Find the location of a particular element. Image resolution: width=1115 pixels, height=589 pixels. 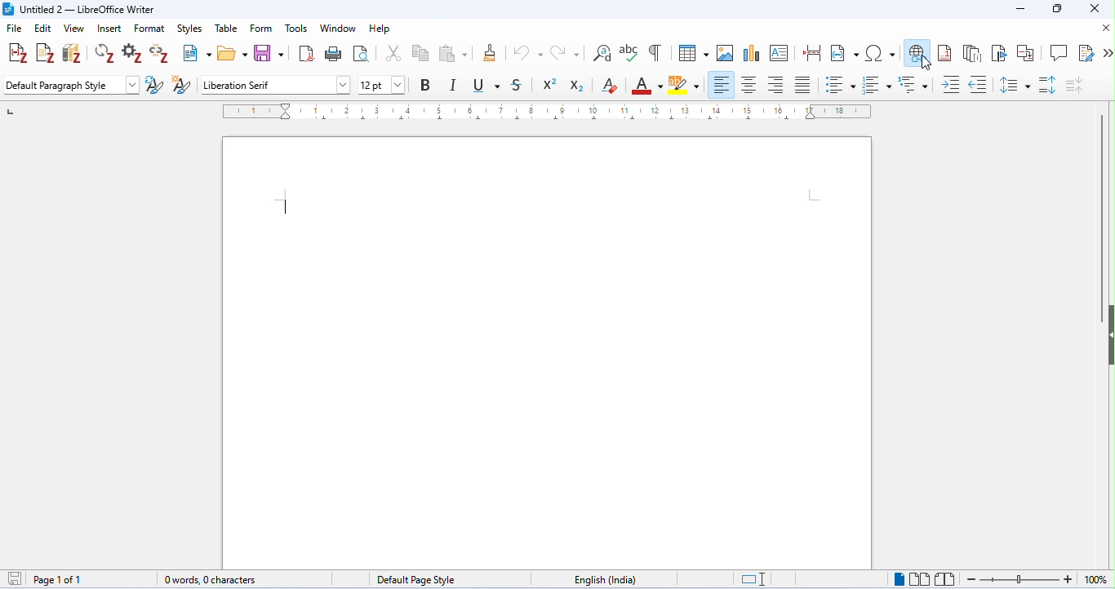

paragraph spacing is located at coordinates (1049, 85).